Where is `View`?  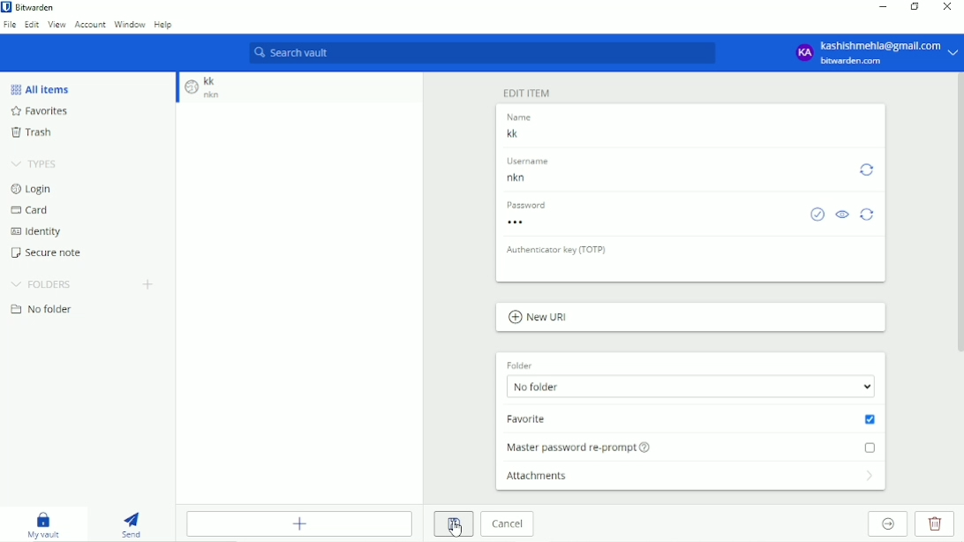 View is located at coordinates (56, 25).